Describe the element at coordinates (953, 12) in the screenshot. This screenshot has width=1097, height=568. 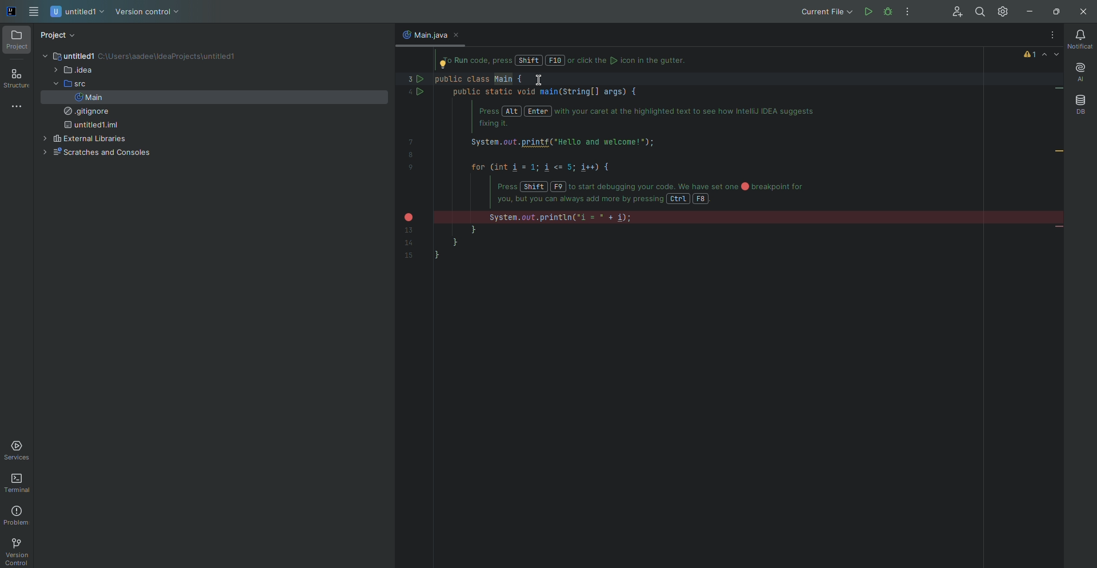
I see `Code With Me` at that location.